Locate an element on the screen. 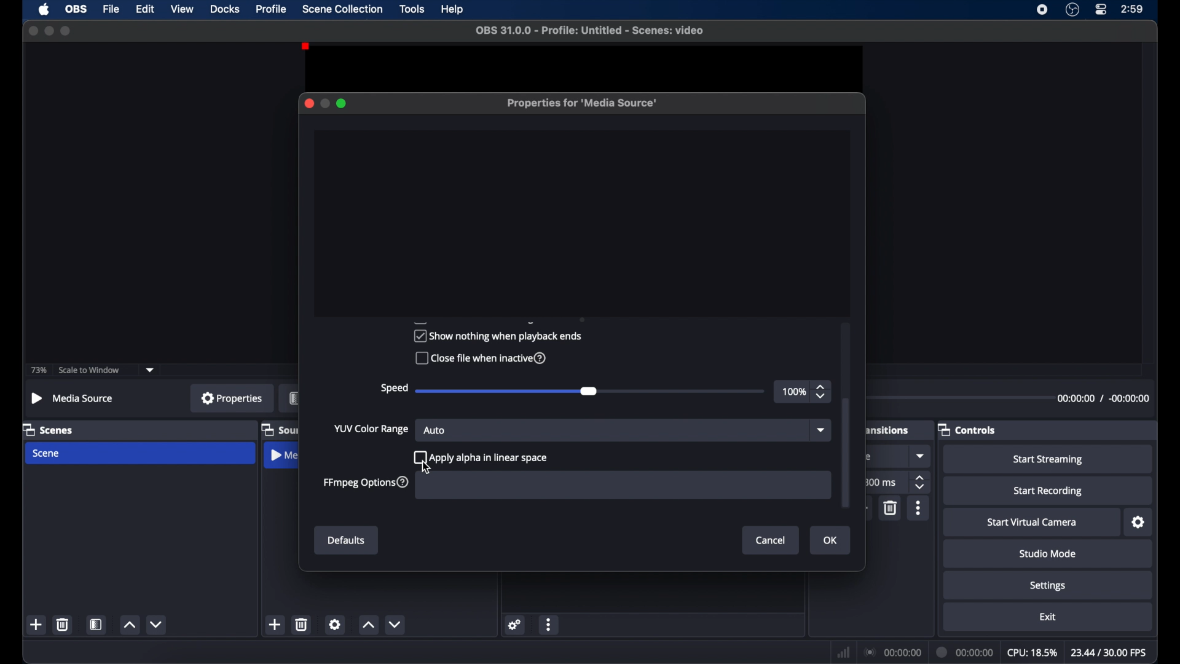  300 ms is located at coordinates (881, 481).